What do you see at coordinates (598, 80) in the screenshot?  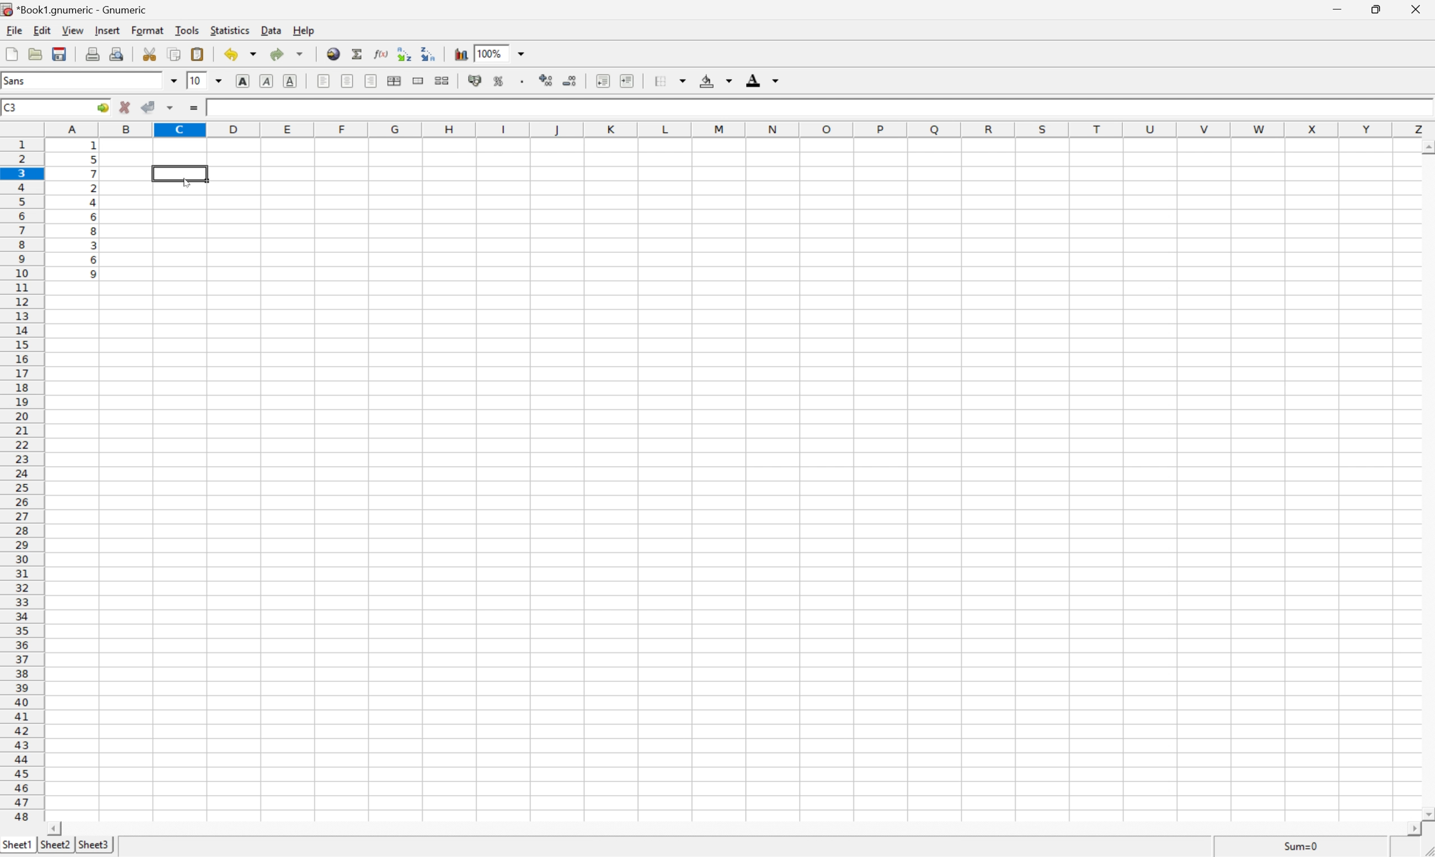 I see `decrease indent` at bounding box center [598, 80].